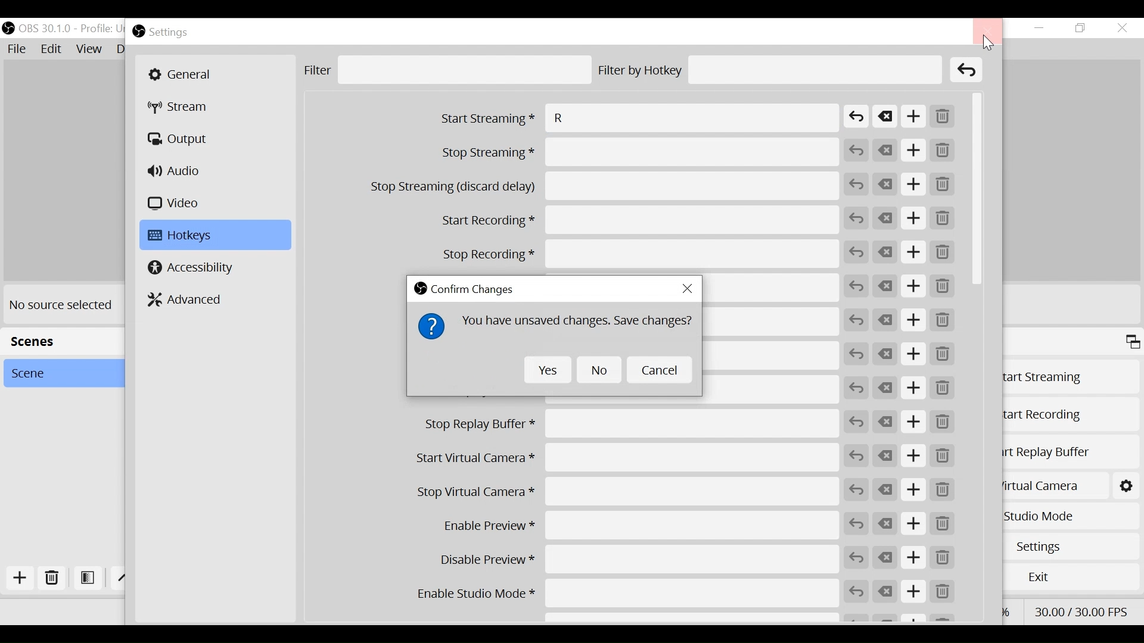  Describe the element at coordinates (943, 526) in the screenshot. I see `Remove` at that location.